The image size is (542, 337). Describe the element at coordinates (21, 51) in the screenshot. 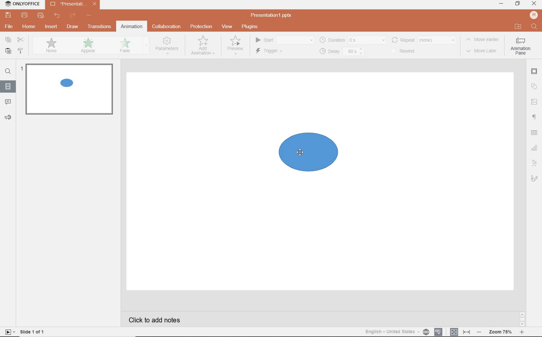

I see `COPY STYLE` at that location.